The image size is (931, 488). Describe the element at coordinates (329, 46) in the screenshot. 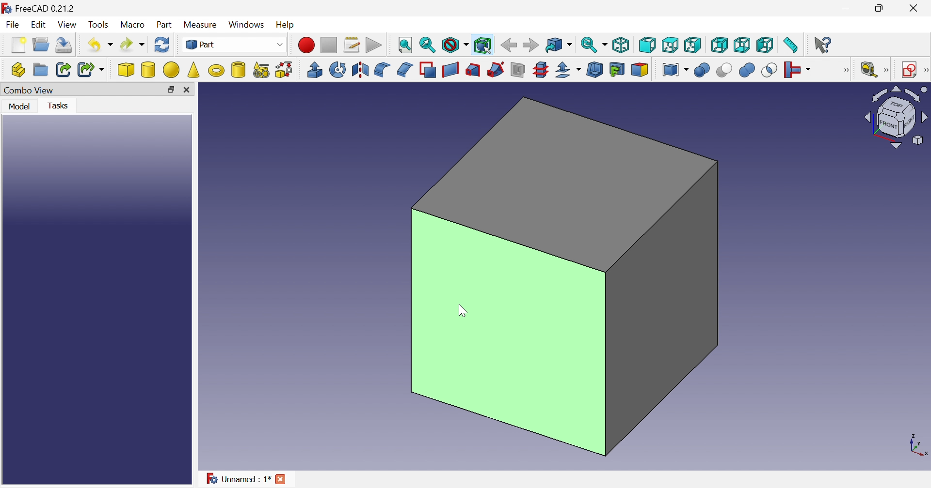

I see `Stop macro recording` at that location.